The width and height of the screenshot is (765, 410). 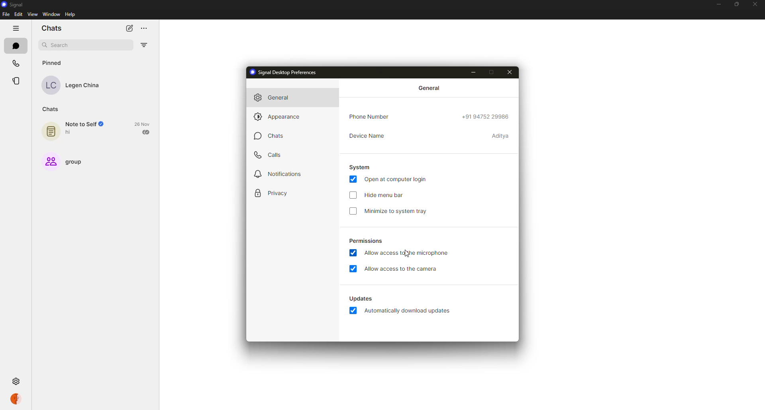 What do you see at coordinates (430, 88) in the screenshot?
I see `general` at bounding box center [430, 88].